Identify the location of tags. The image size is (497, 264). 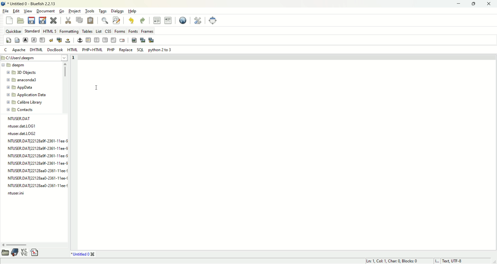
(103, 11).